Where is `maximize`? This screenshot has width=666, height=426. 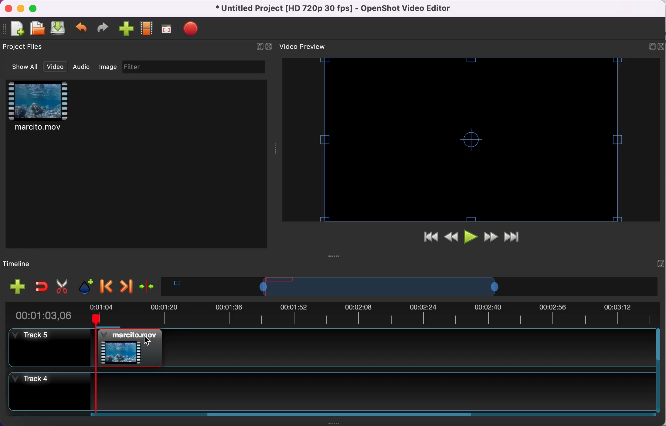
maximize is located at coordinates (38, 9).